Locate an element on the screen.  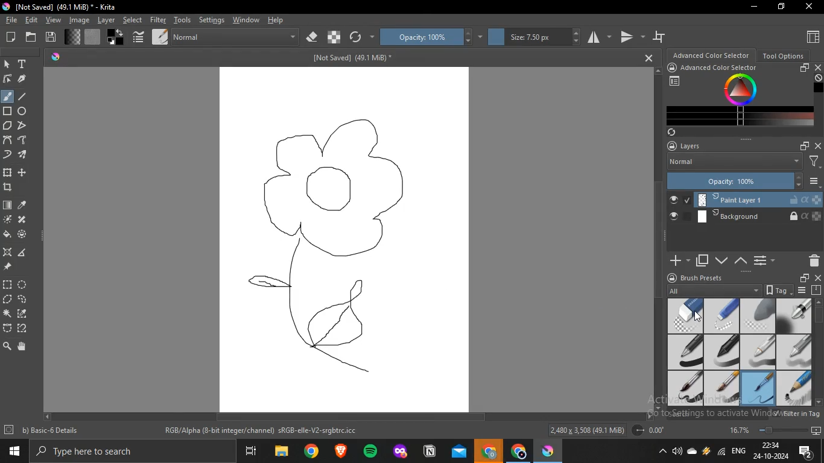
settings is located at coordinates (212, 20).